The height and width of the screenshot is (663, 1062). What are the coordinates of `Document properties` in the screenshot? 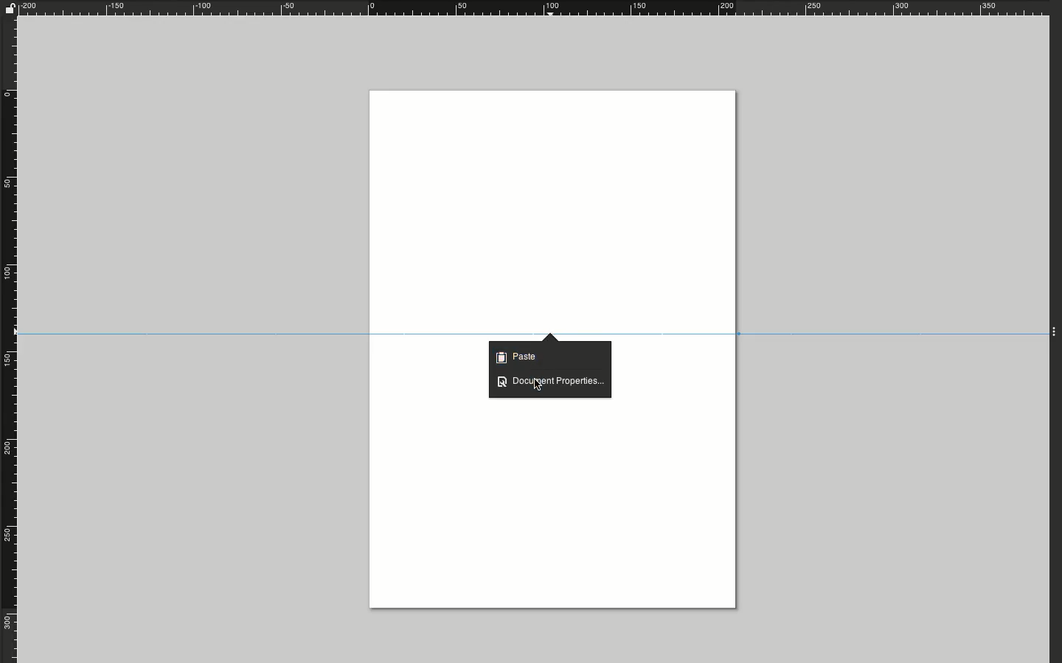 It's located at (550, 383).